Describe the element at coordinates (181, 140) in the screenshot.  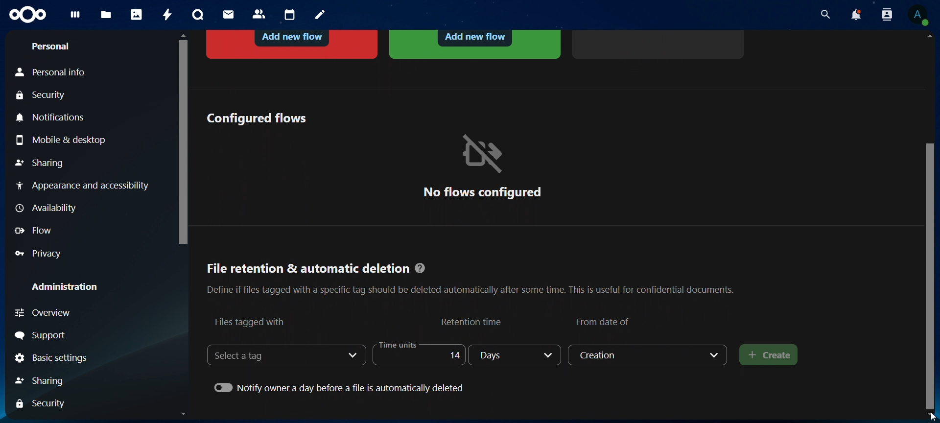
I see `scrollbar` at that location.